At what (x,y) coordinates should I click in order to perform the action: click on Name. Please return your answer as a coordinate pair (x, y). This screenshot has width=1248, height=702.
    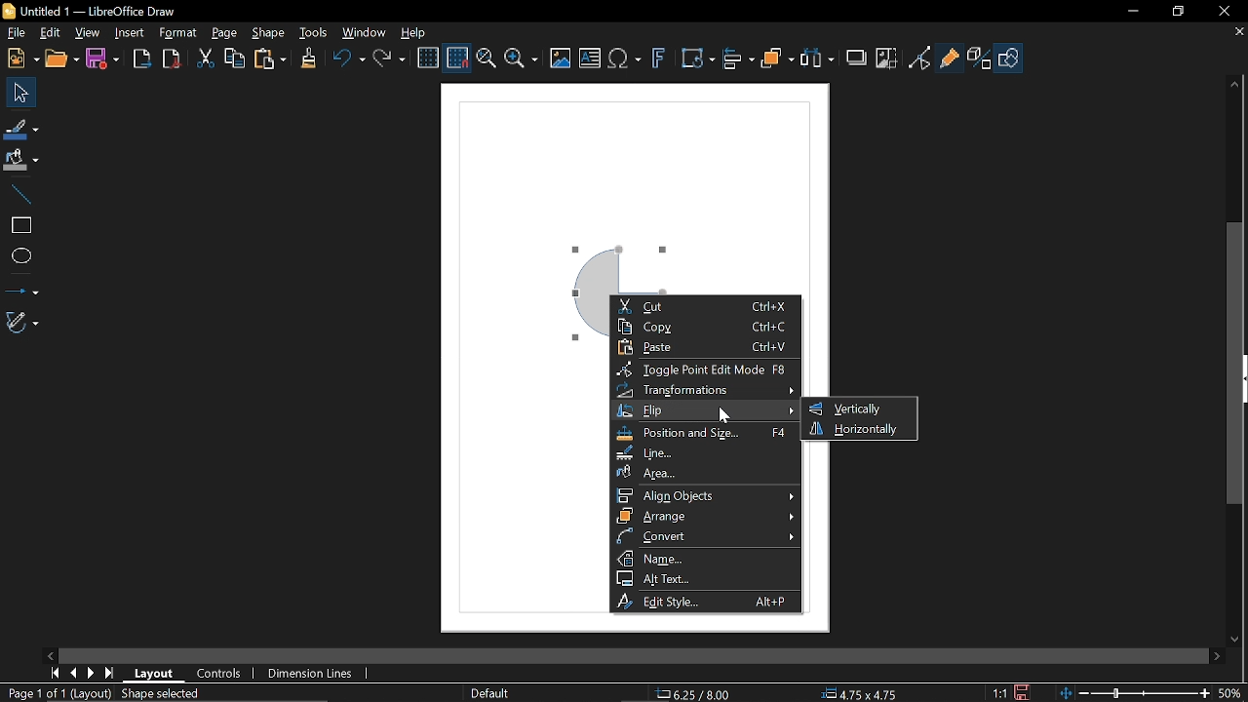
    Looking at the image, I should click on (709, 558).